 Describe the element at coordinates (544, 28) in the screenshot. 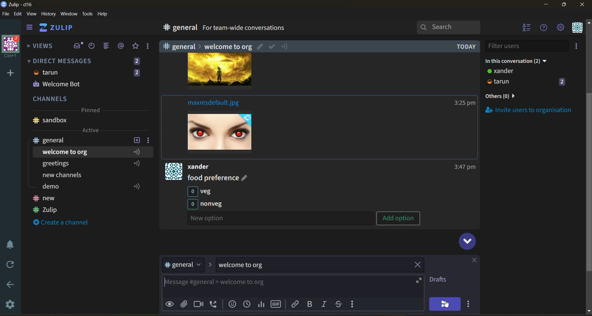

I see `help menu` at that location.